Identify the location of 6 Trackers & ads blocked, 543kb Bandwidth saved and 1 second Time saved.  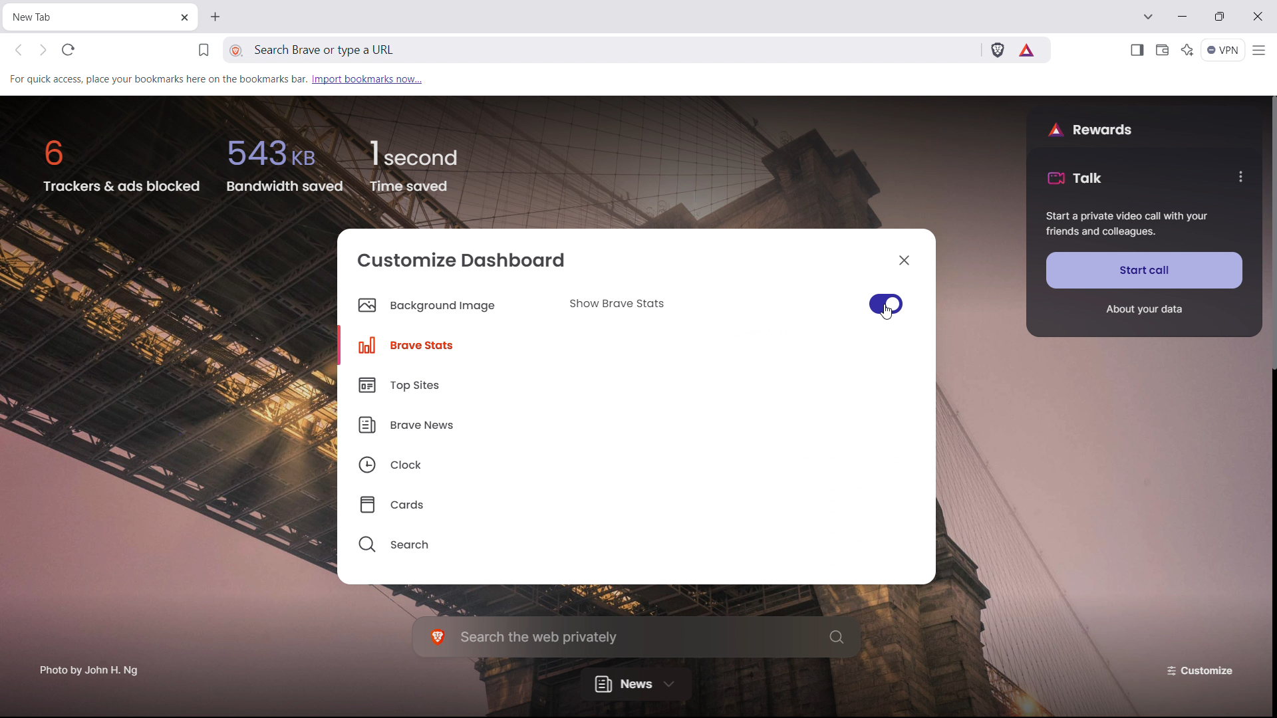
(245, 166).